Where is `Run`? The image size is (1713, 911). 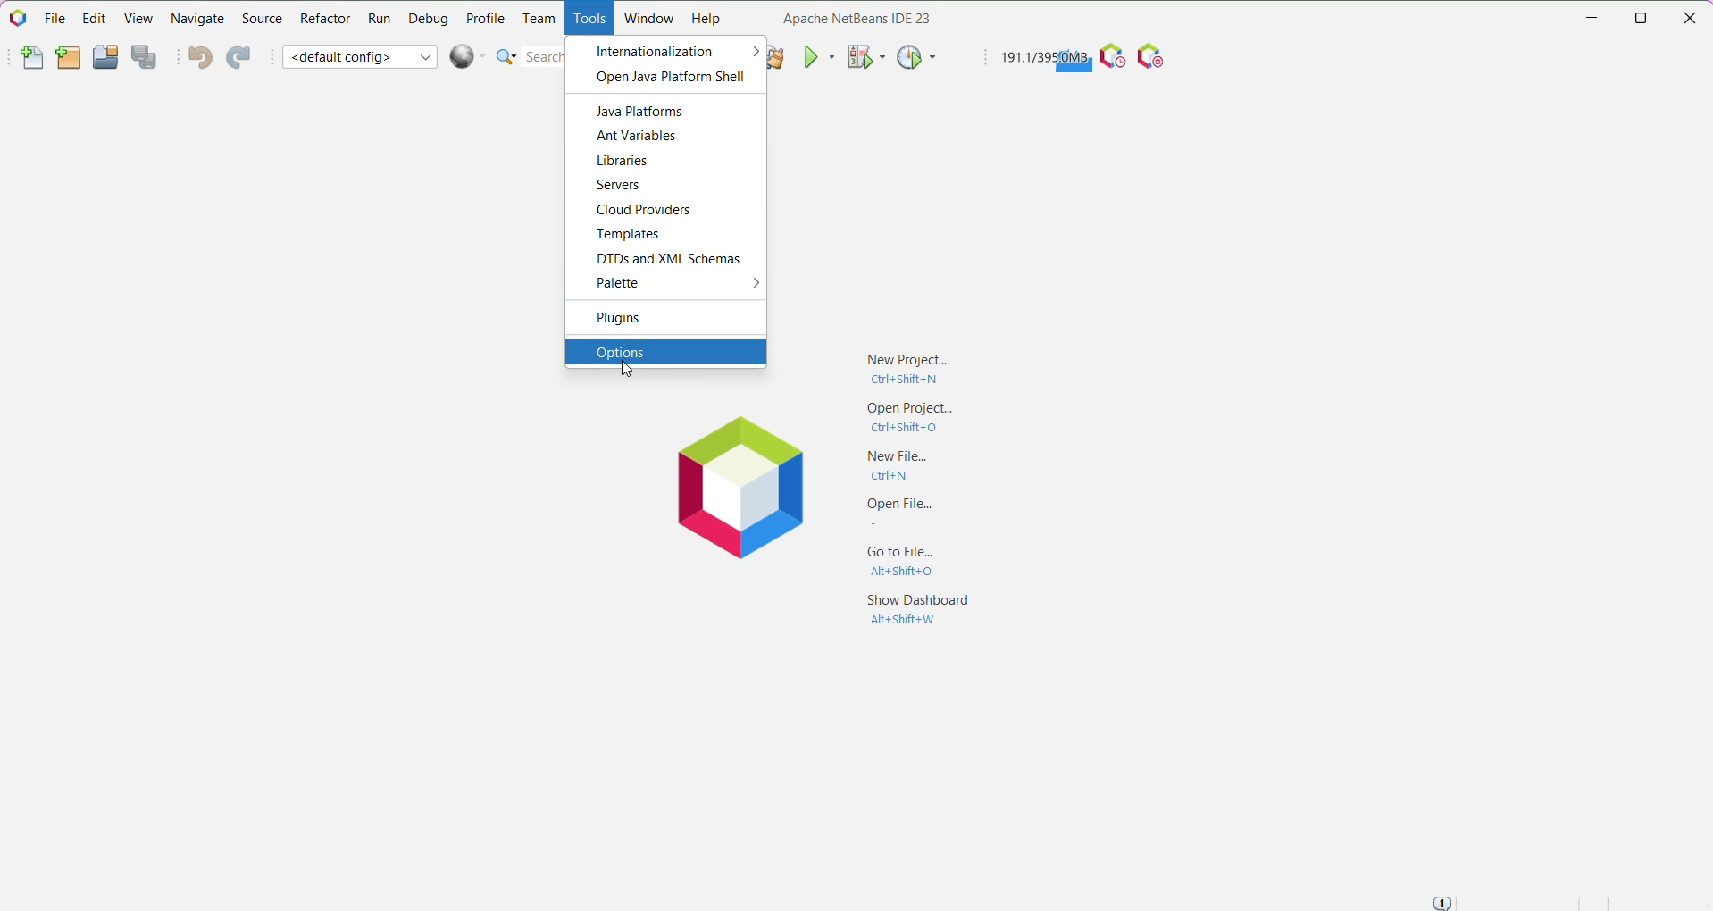 Run is located at coordinates (378, 19).